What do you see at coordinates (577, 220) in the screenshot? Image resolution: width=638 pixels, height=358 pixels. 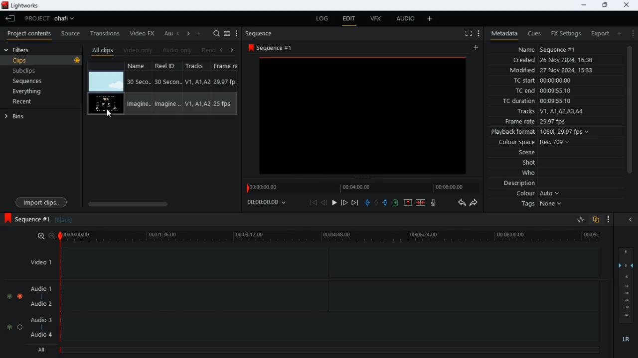 I see `rate` at bounding box center [577, 220].